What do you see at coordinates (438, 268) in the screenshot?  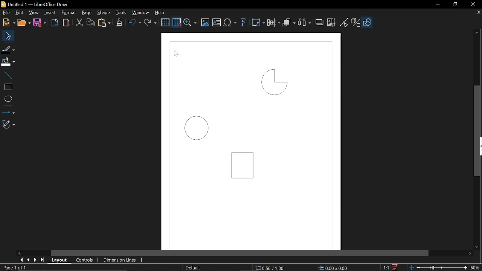 I see `Change zoom` at bounding box center [438, 268].